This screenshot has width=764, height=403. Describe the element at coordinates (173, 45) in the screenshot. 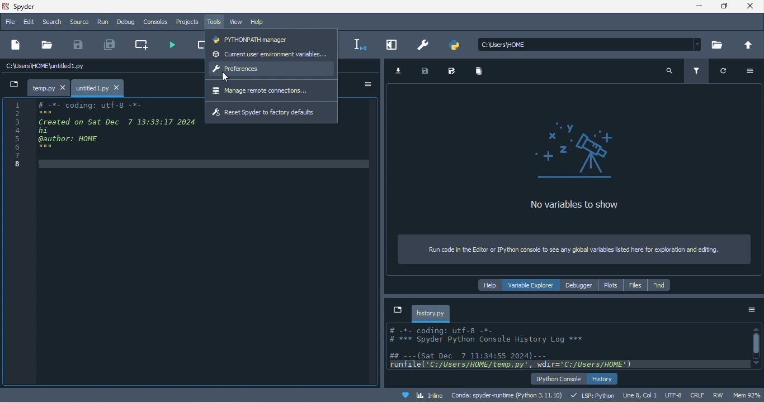

I see `run file` at that location.